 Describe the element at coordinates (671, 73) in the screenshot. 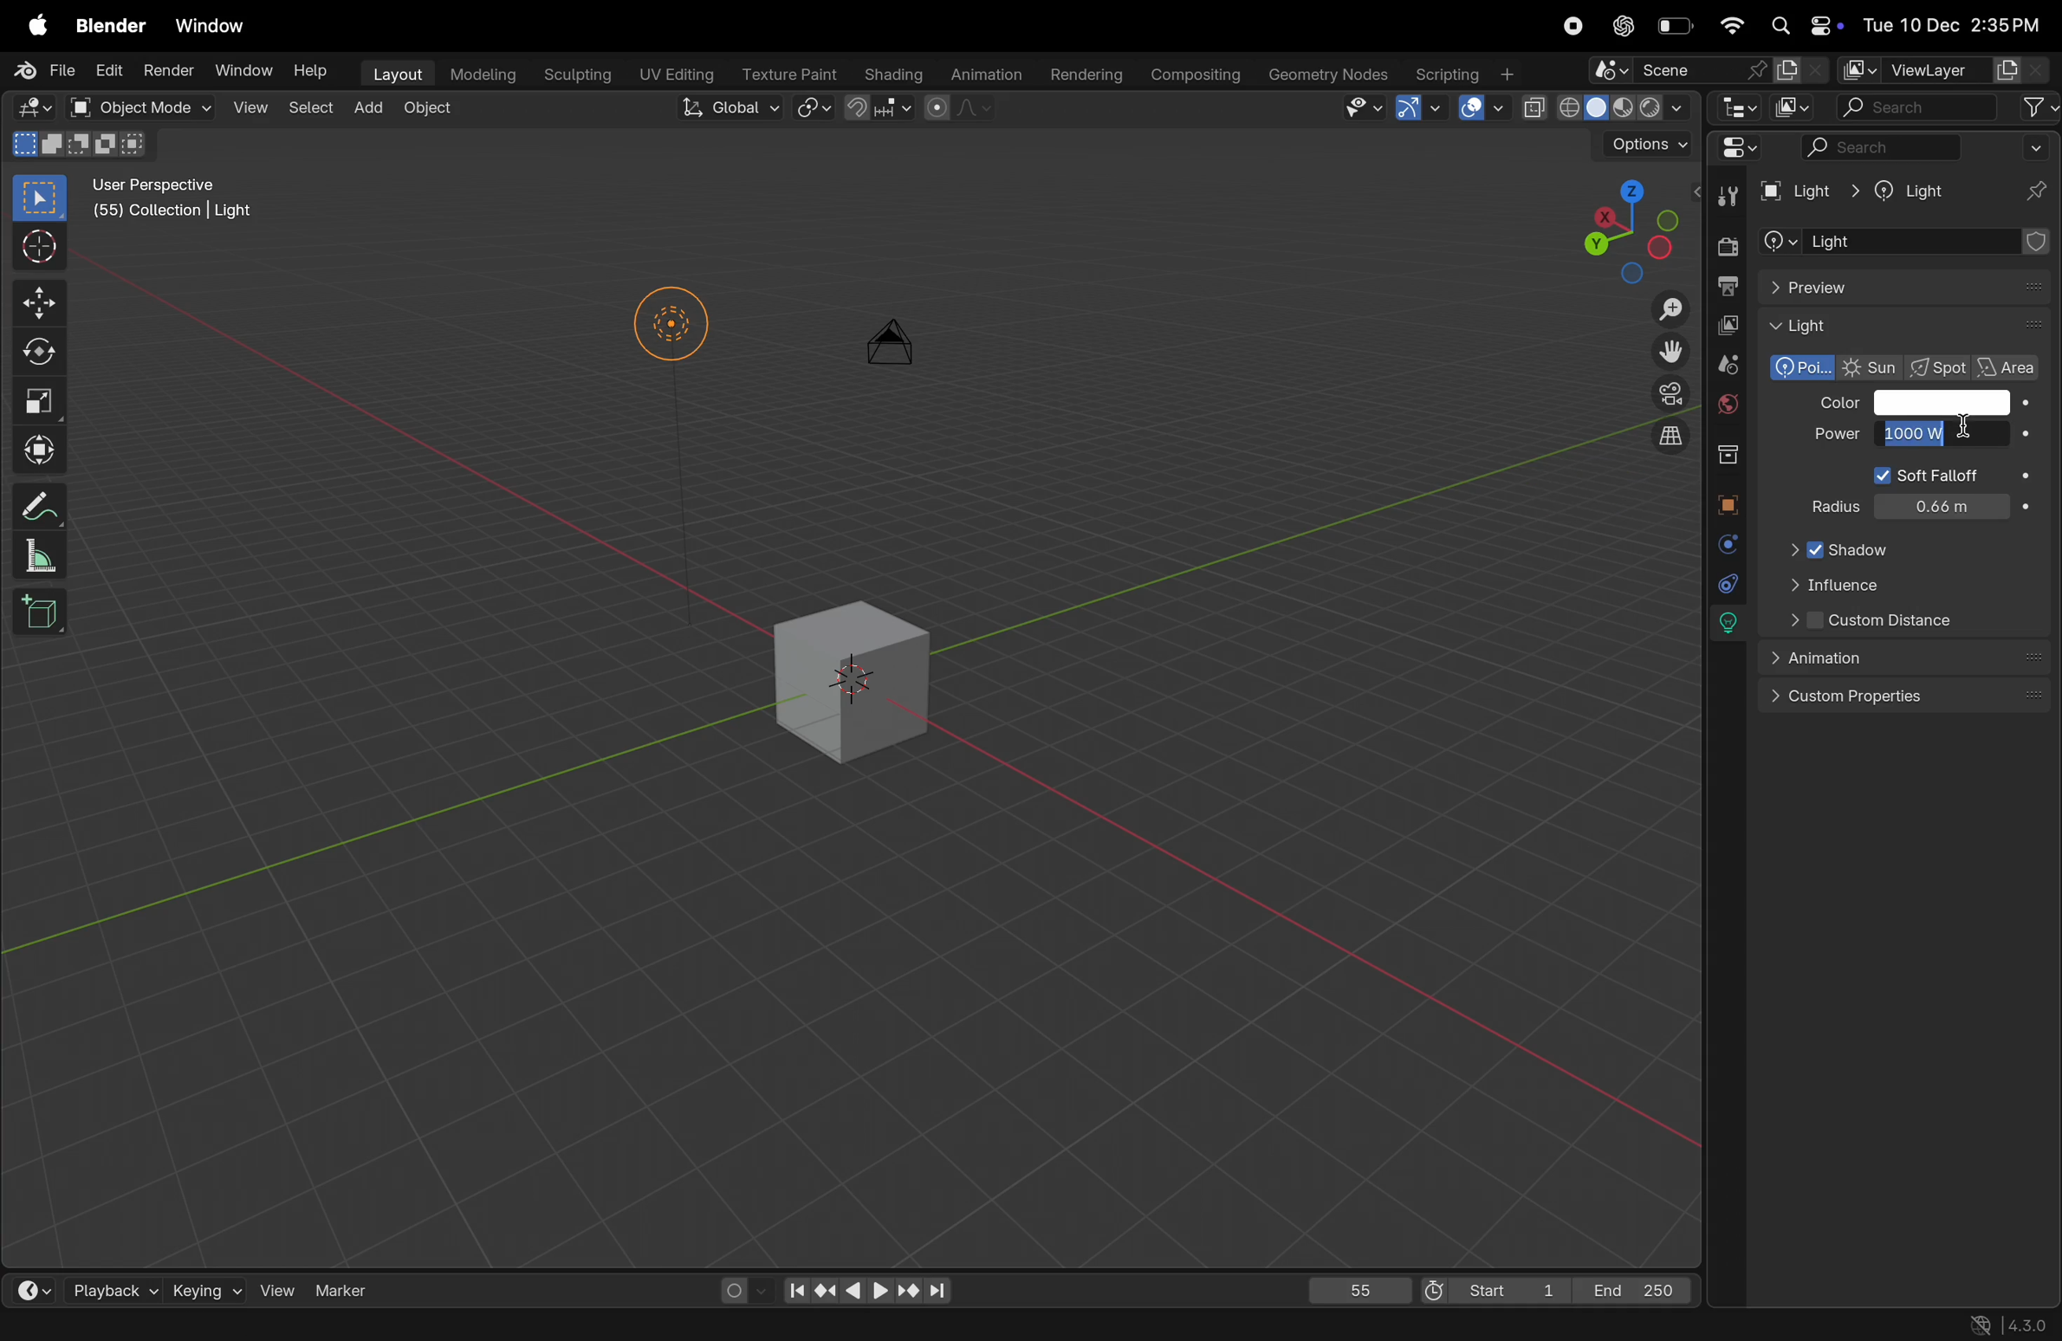

I see `Uv editing` at that location.